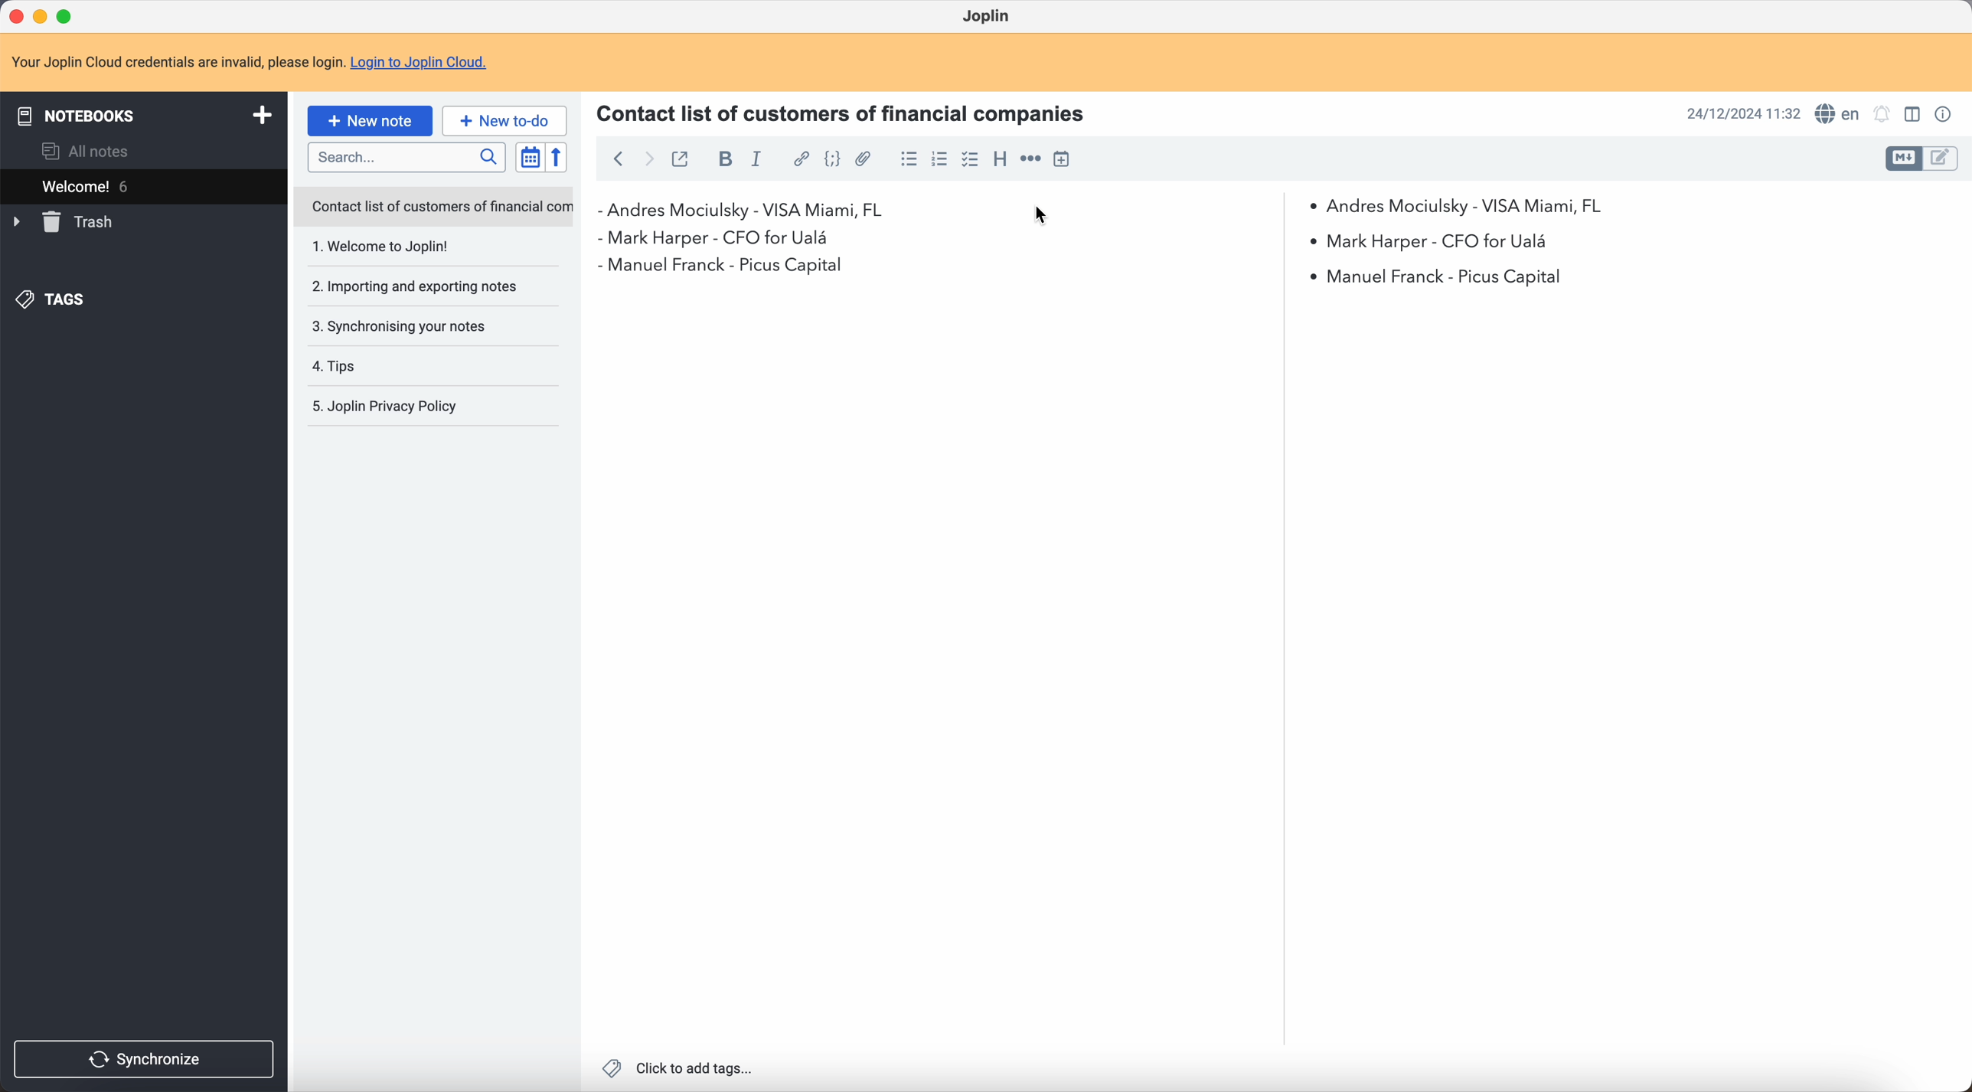  I want to click on trash, so click(64, 222).